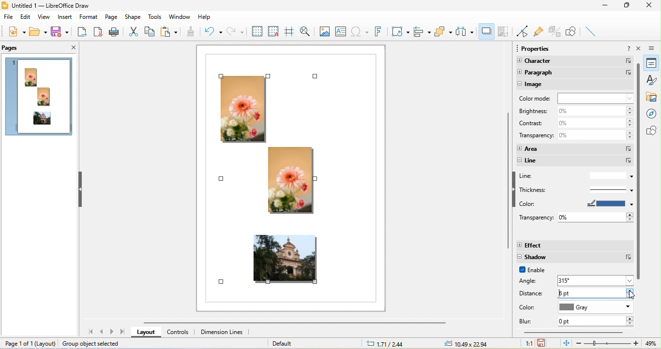 Image resolution: width=661 pixels, height=349 pixels. Describe the element at coordinates (155, 17) in the screenshot. I see `tools` at that location.